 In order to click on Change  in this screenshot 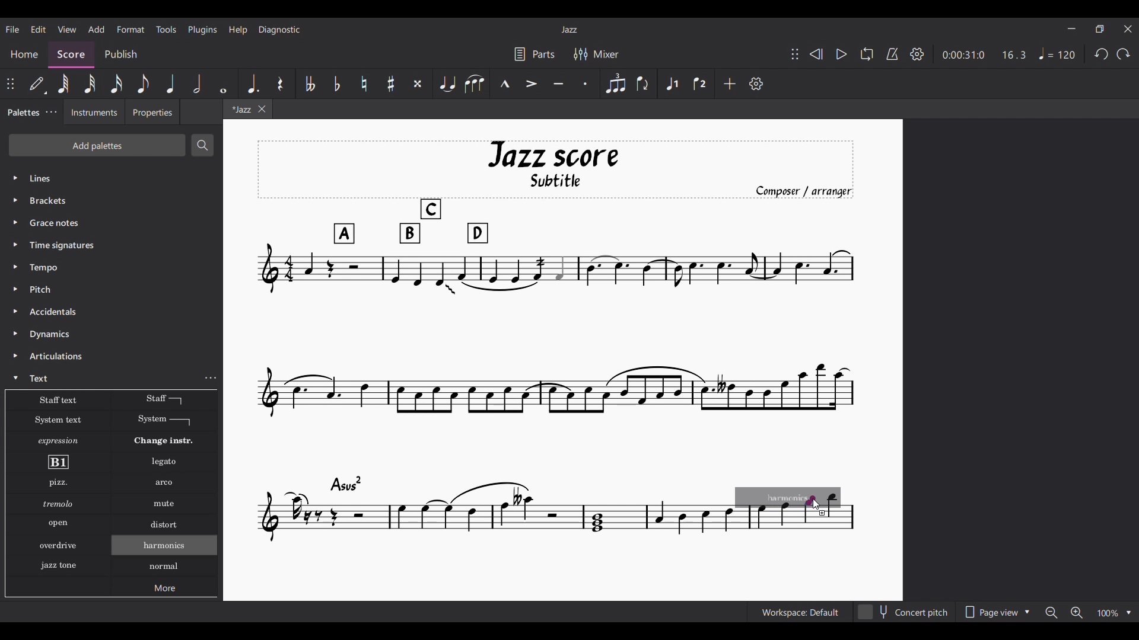, I will do `click(171, 441)`.